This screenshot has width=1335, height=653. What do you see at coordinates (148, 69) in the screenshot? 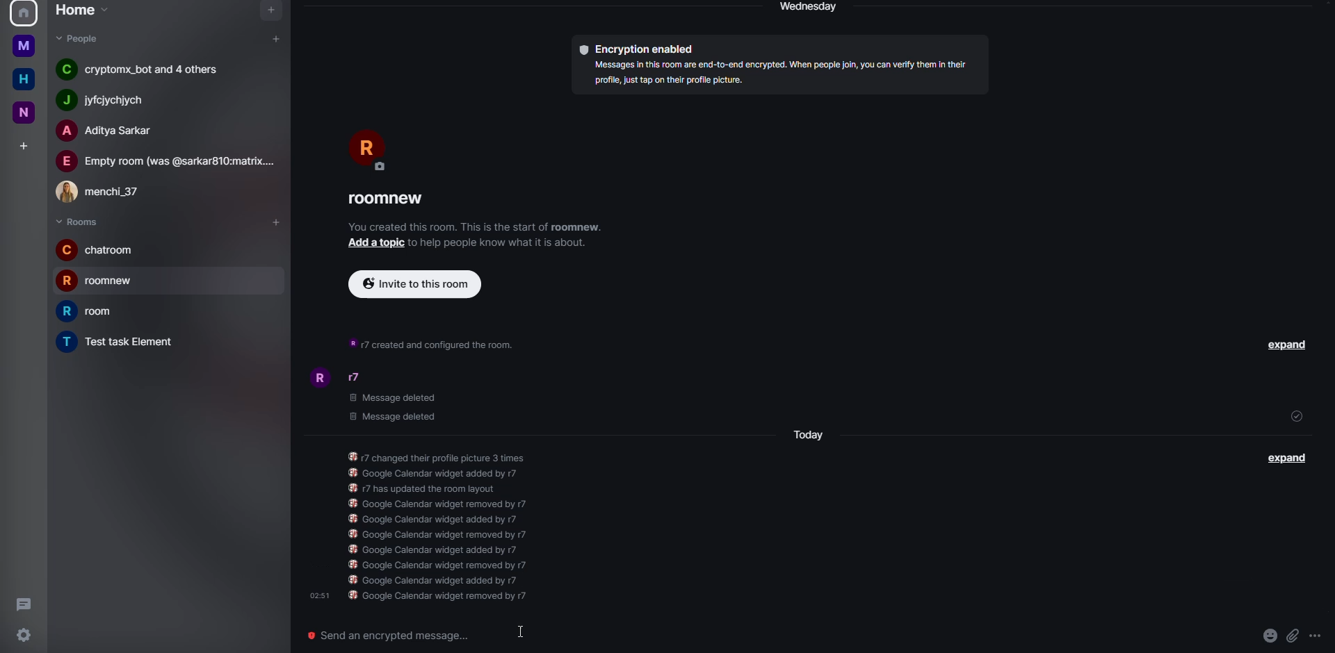
I see `people` at bounding box center [148, 69].